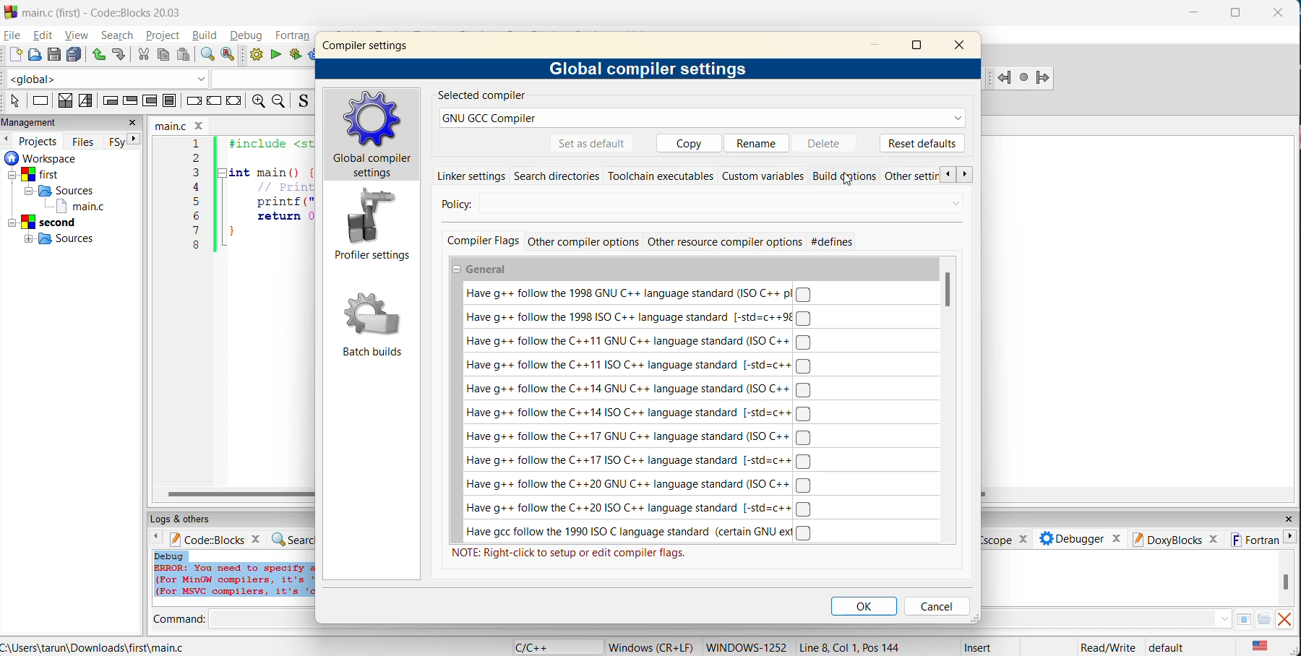  What do you see at coordinates (130, 140) in the screenshot?
I see `next` at bounding box center [130, 140].